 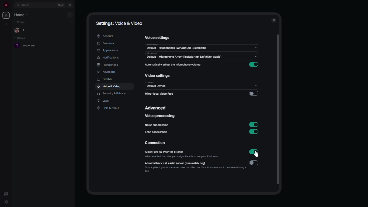 What do you see at coordinates (105, 36) in the screenshot?
I see `account` at bounding box center [105, 36].